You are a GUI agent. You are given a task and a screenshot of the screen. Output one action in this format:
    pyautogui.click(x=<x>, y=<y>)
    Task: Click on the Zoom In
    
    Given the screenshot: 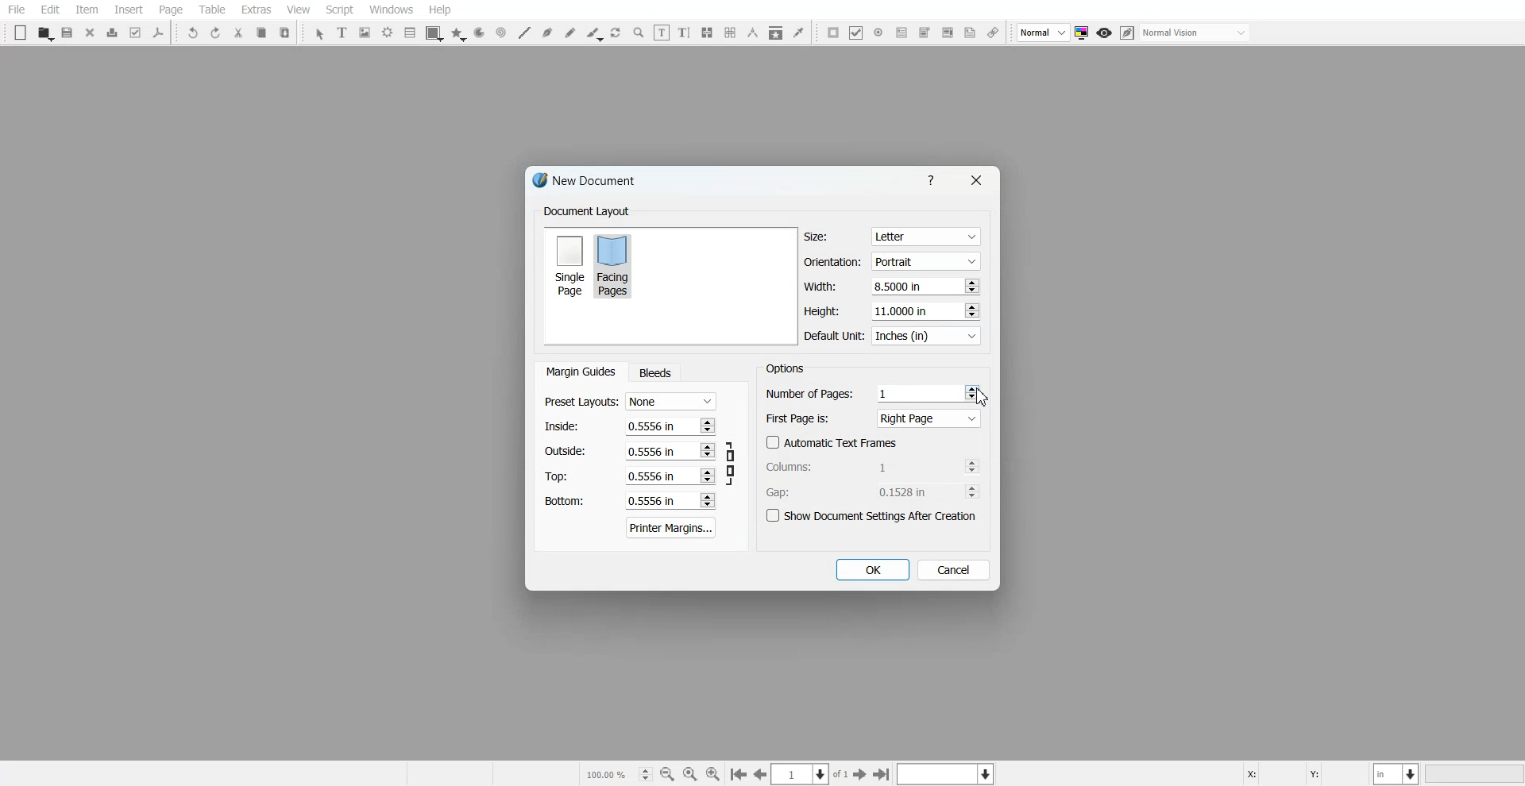 What is the action you would take?
    pyautogui.click(x=713, y=773)
    